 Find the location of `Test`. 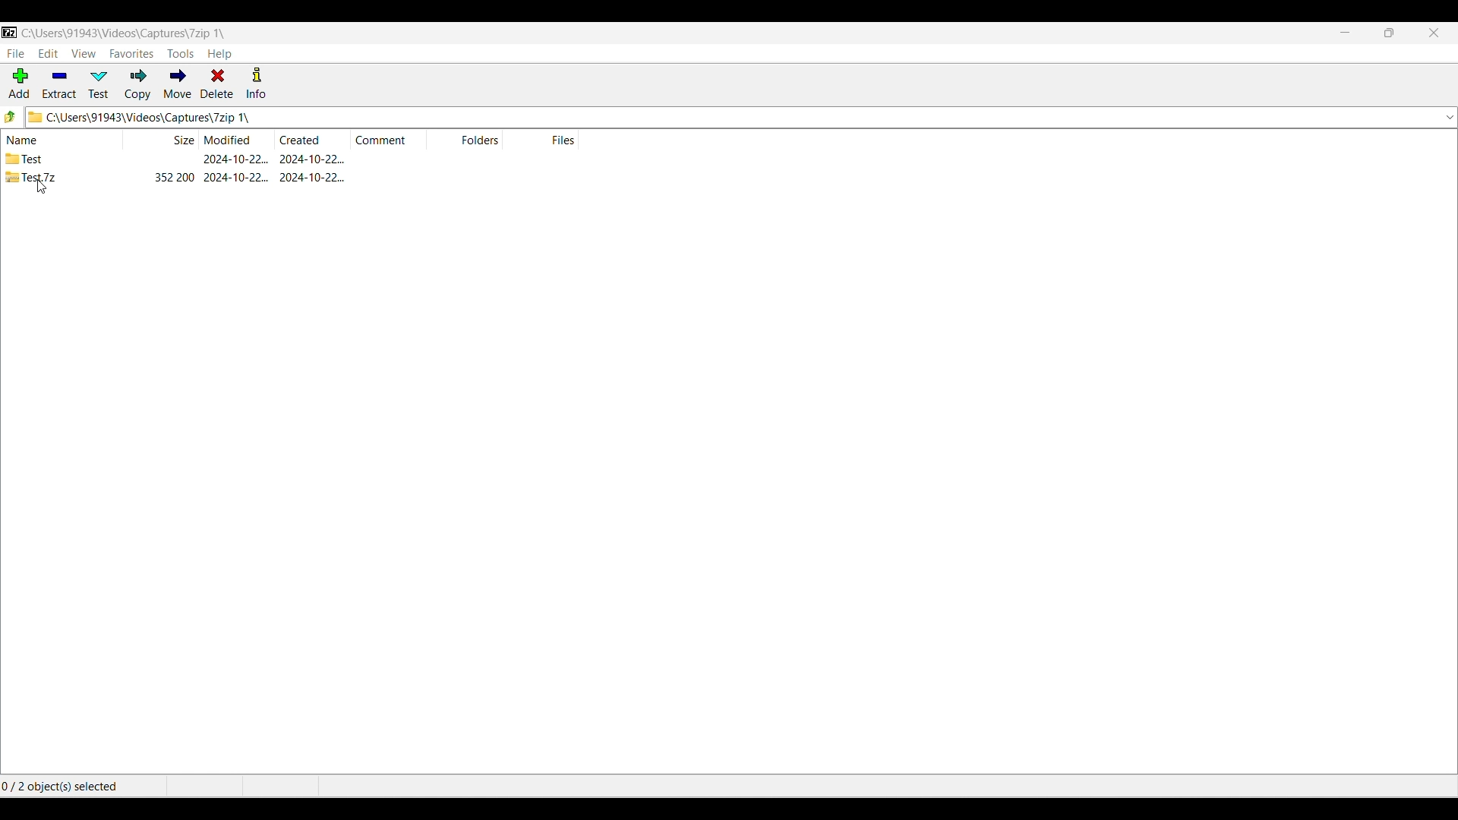

Test is located at coordinates (58, 158).